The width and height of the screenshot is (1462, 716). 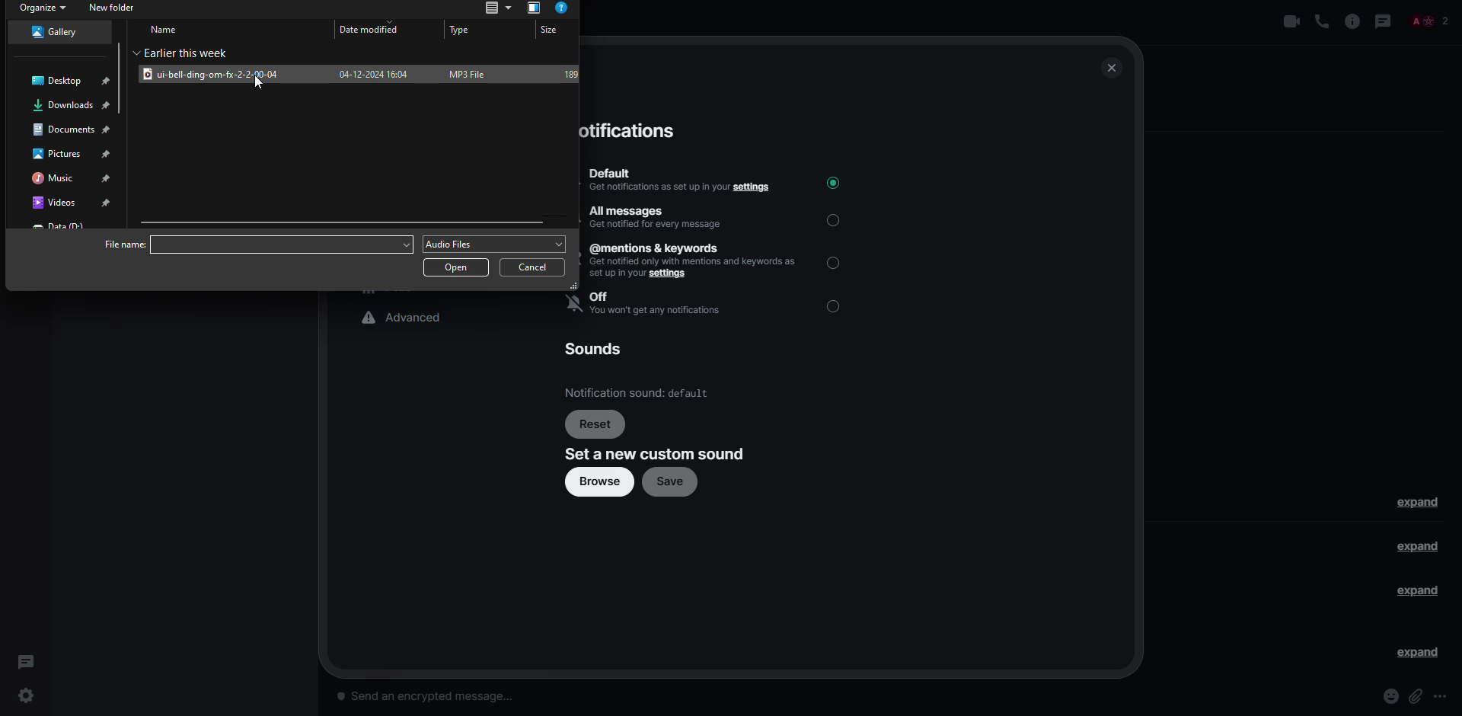 I want to click on video, so click(x=1293, y=21).